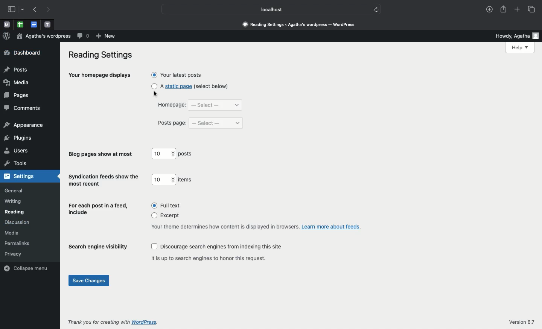  I want to click on Syndication feeds show the most recent, so click(104, 180).